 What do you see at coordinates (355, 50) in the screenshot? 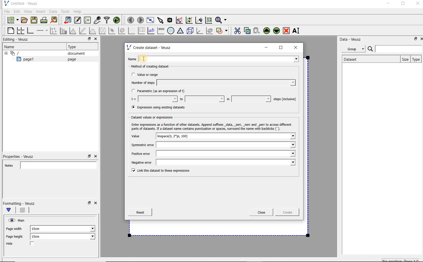
I see `Group` at bounding box center [355, 50].